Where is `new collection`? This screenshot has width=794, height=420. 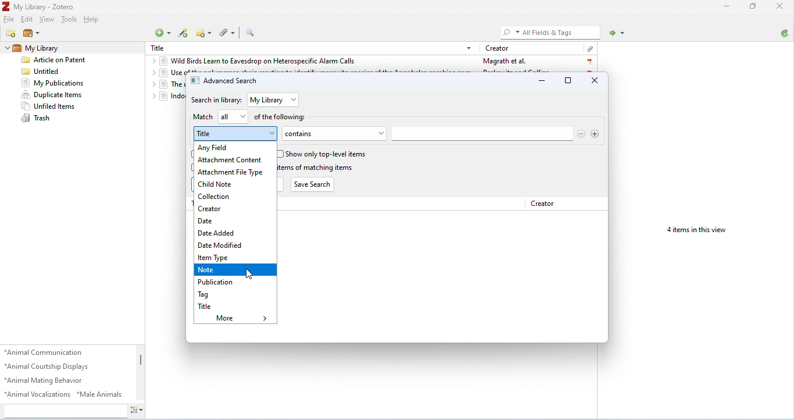
new collection is located at coordinates (12, 33).